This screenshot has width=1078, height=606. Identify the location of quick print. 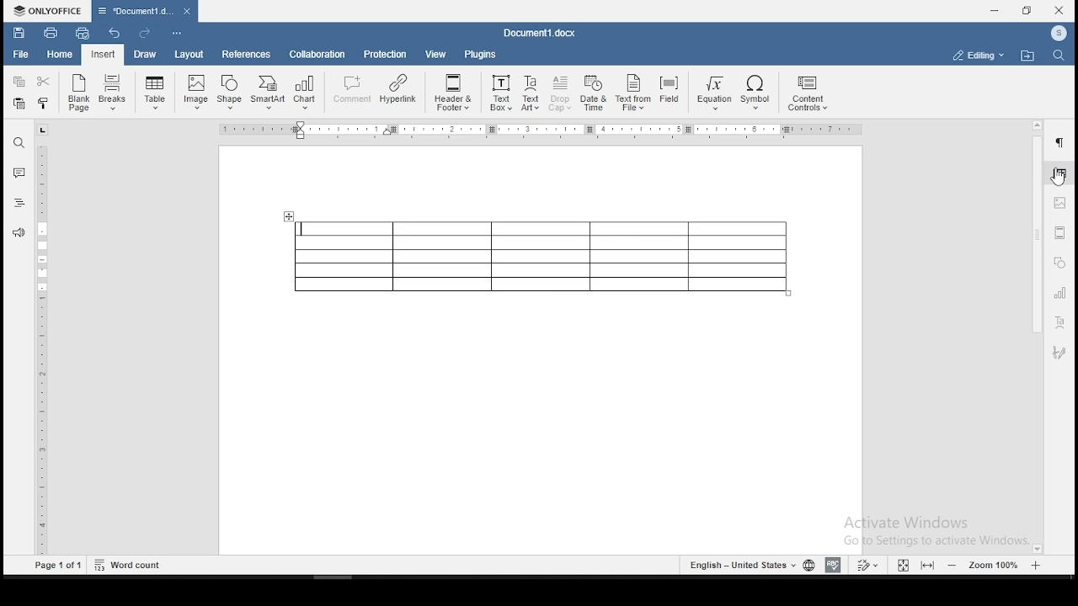
(83, 33).